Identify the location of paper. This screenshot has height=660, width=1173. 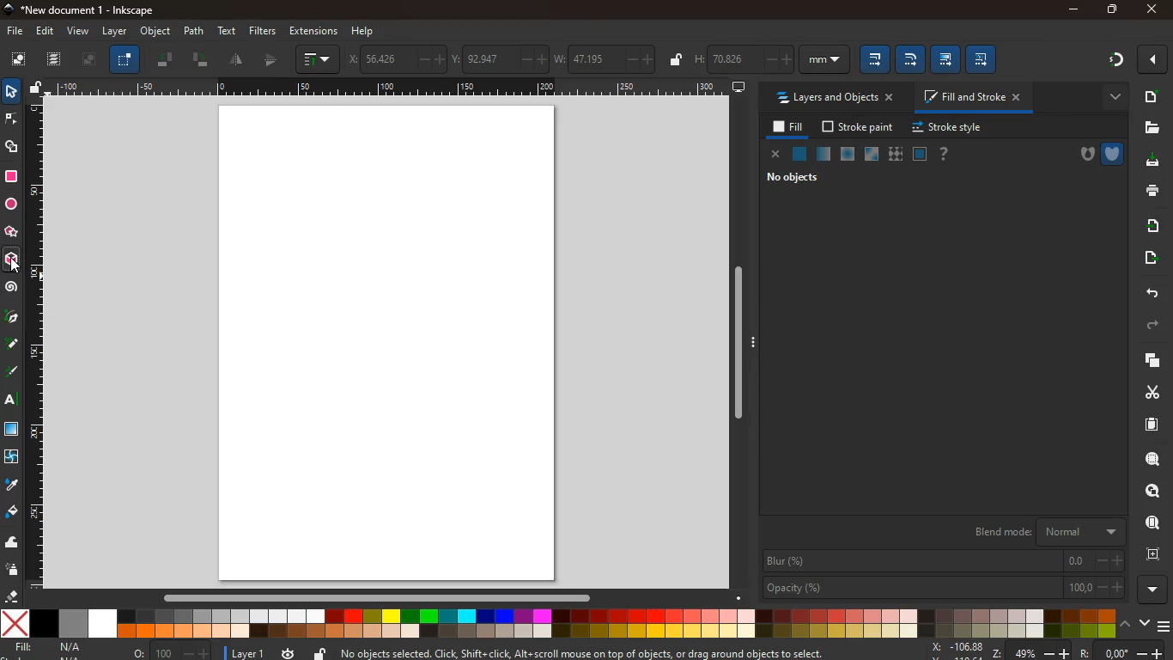
(1144, 425).